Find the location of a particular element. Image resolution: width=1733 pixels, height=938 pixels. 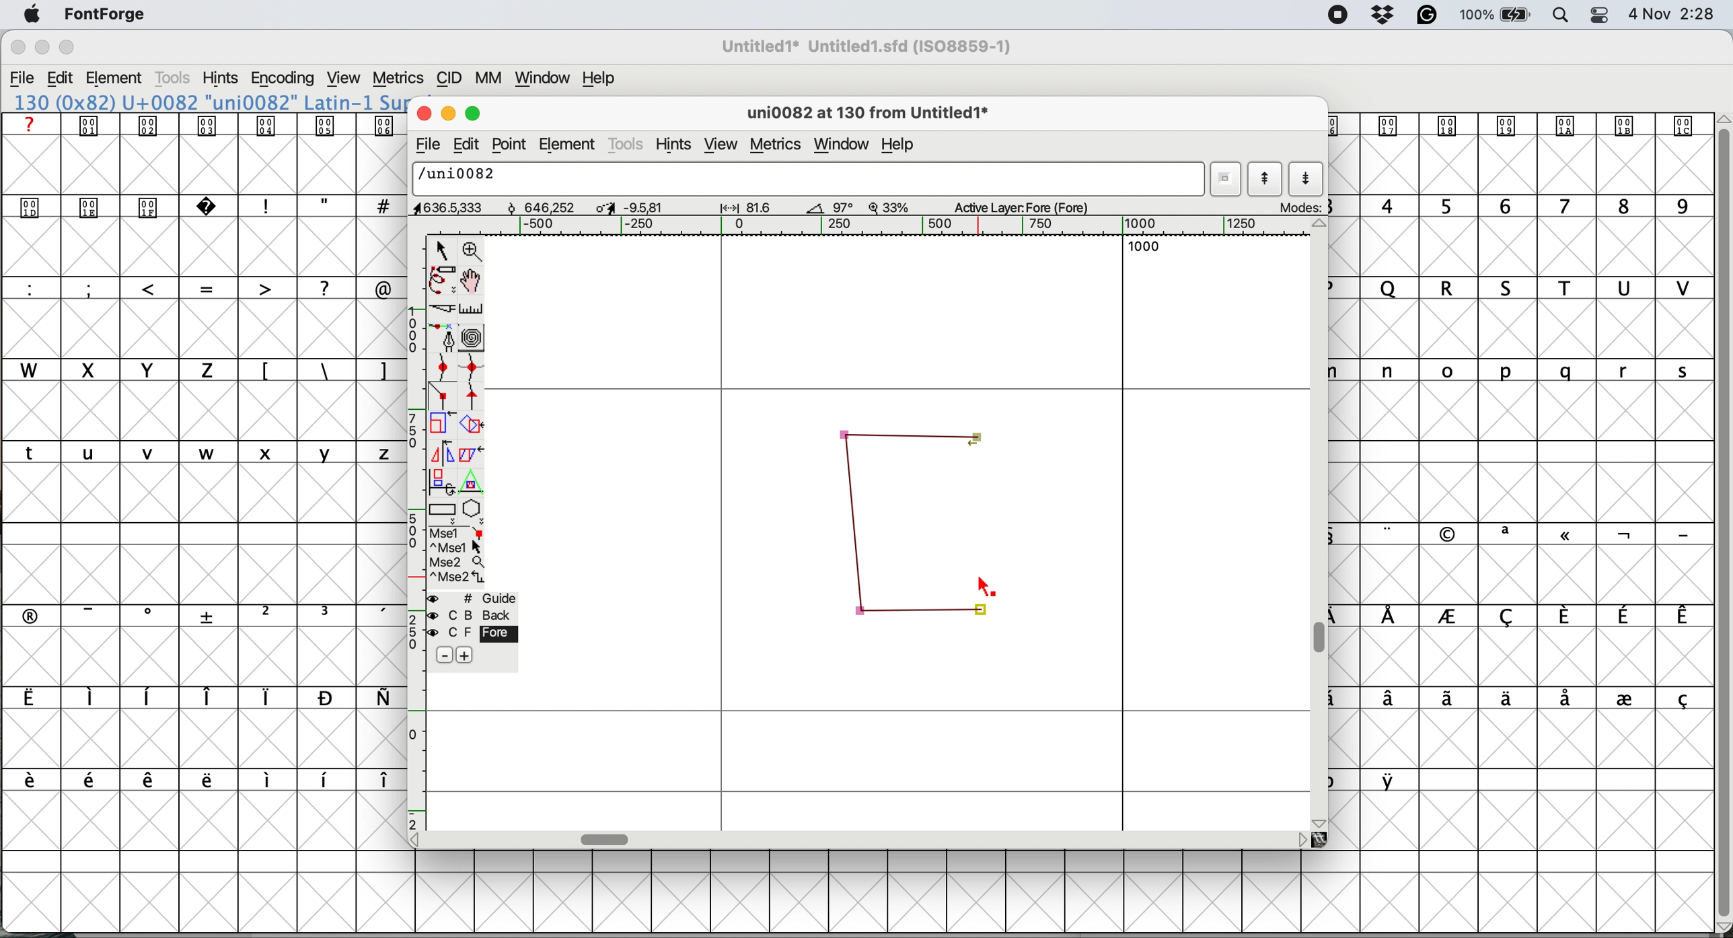

symbols is located at coordinates (1537, 534).